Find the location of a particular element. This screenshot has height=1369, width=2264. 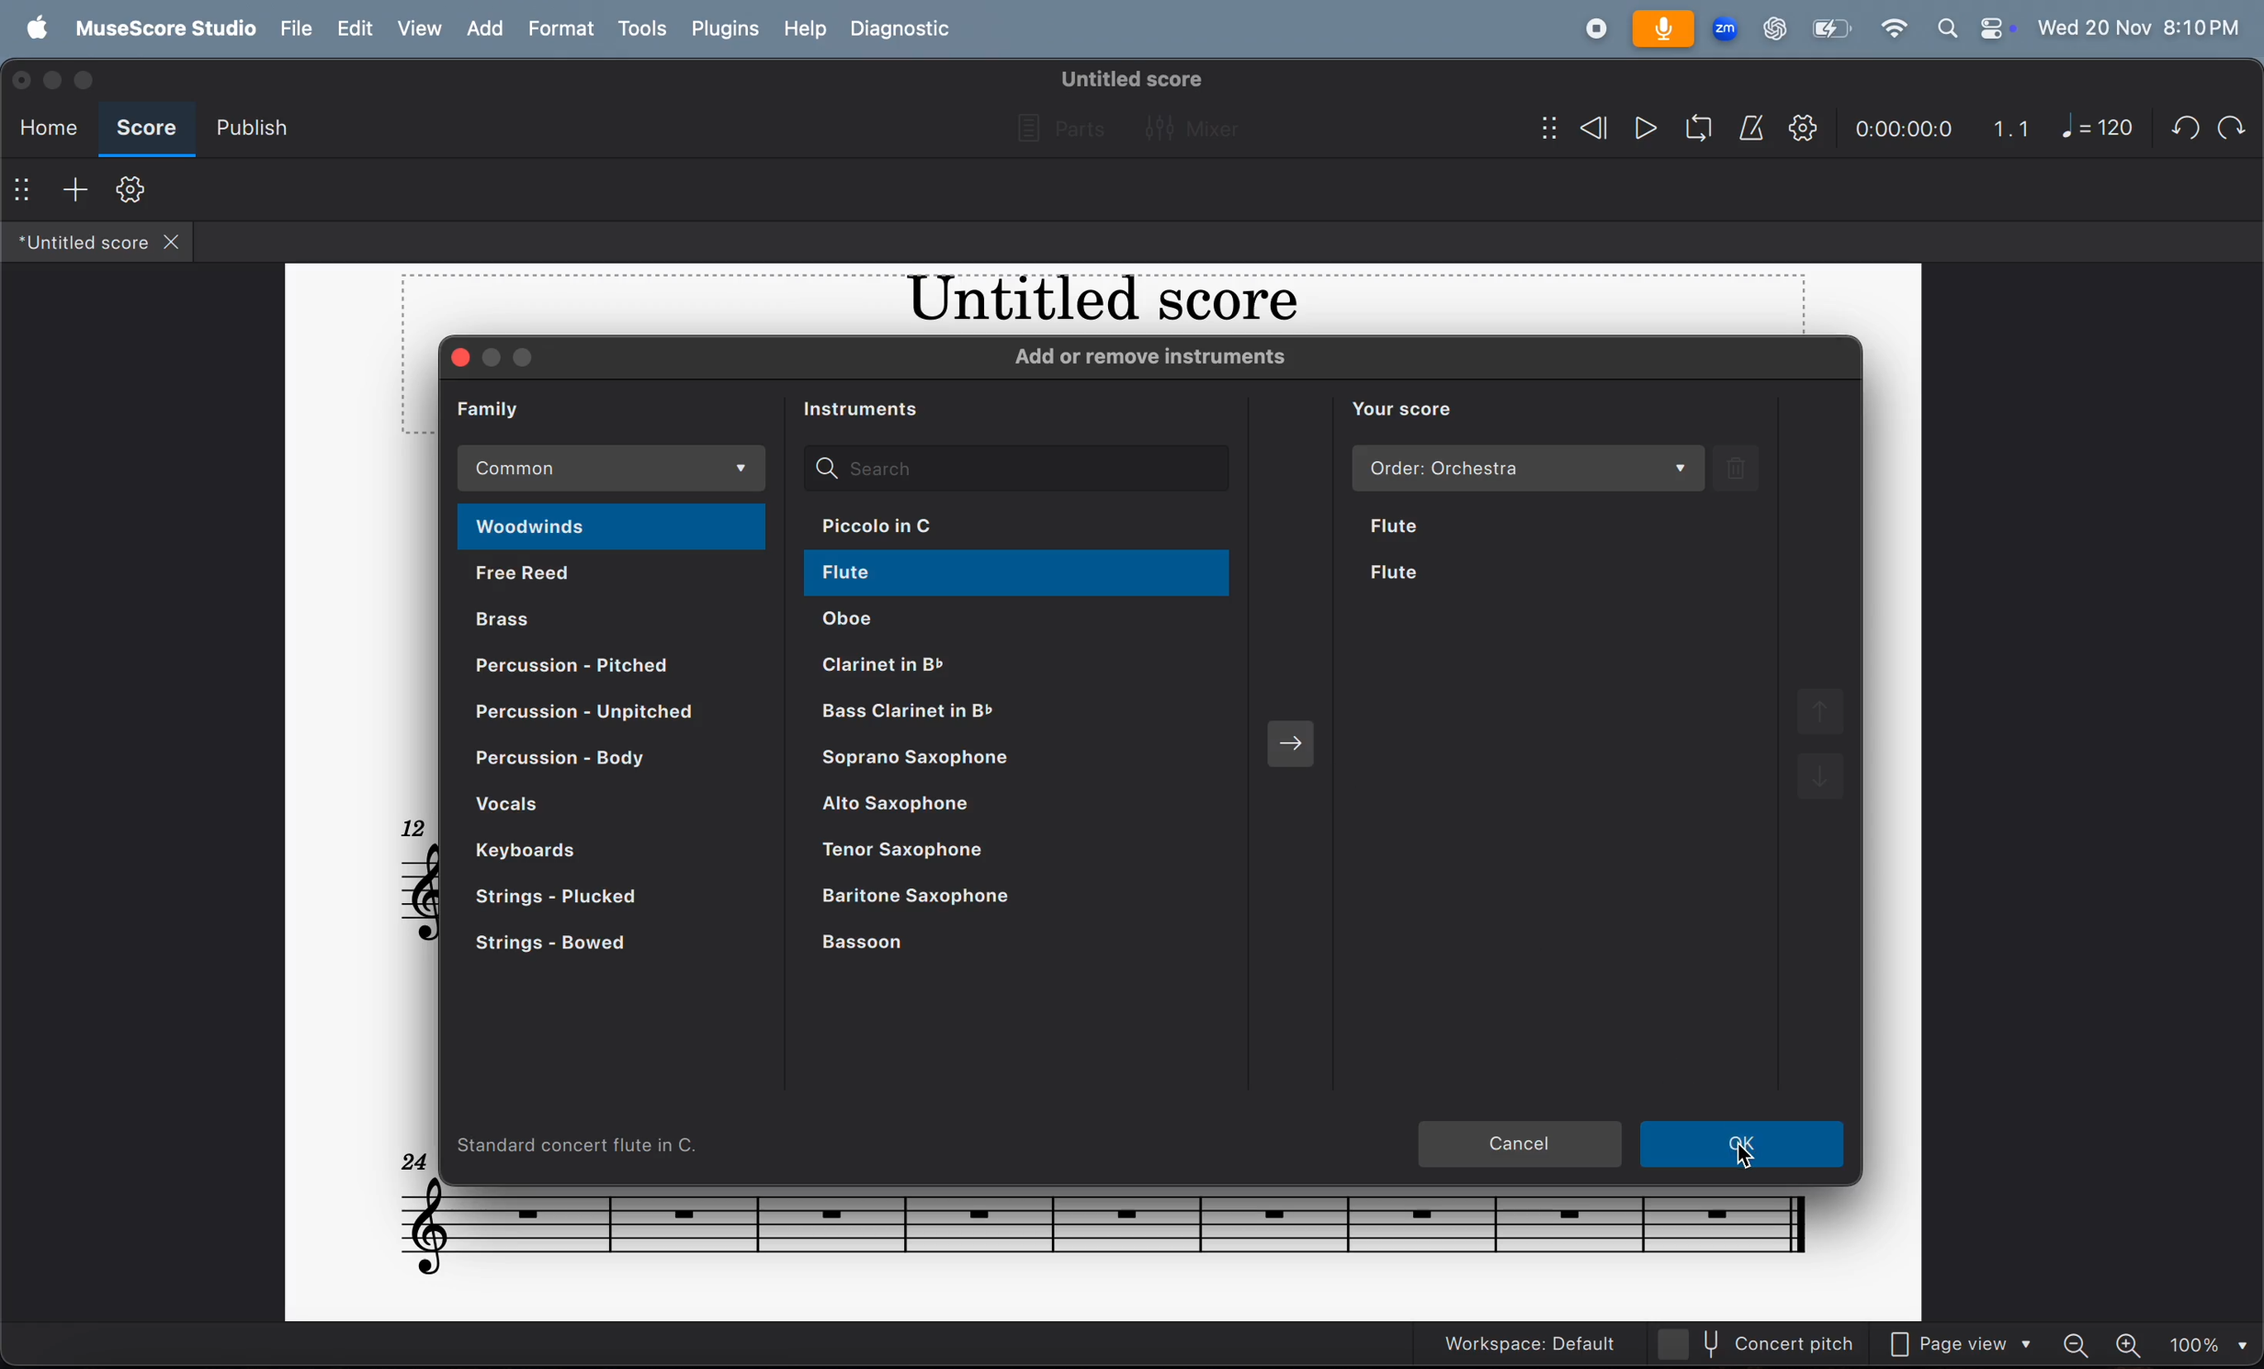

cursor is located at coordinates (1758, 1169).